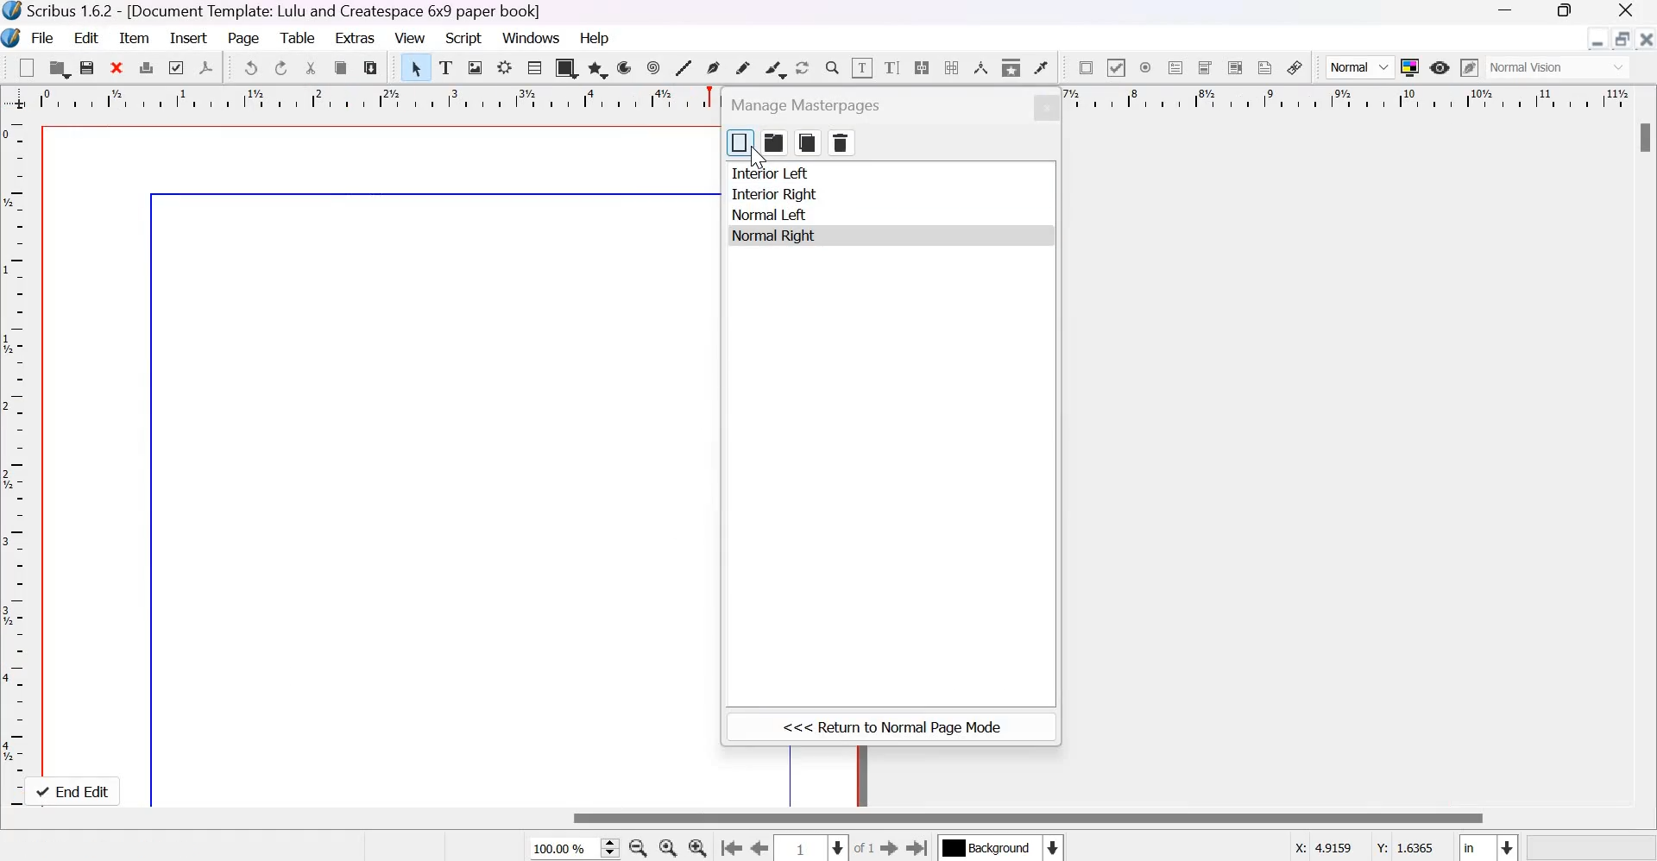  Describe the element at coordinates (78, 791) in the screenshot. I see `end edit` at that location.